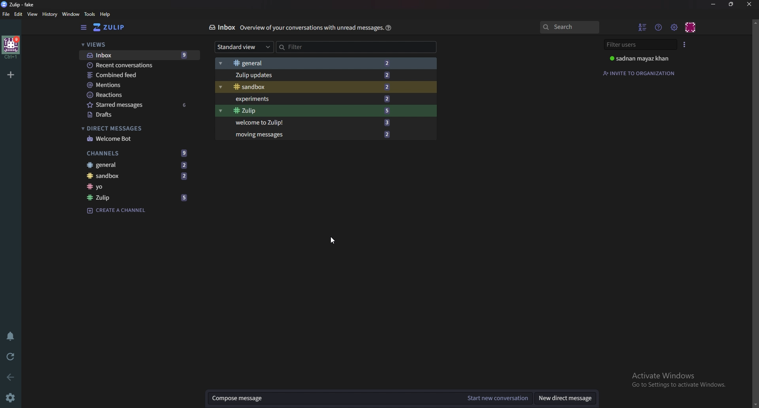 The image size is (759, 408). Describe the element at coordinates (132, 128) in the screenshot. I see `direct messages` at that location.